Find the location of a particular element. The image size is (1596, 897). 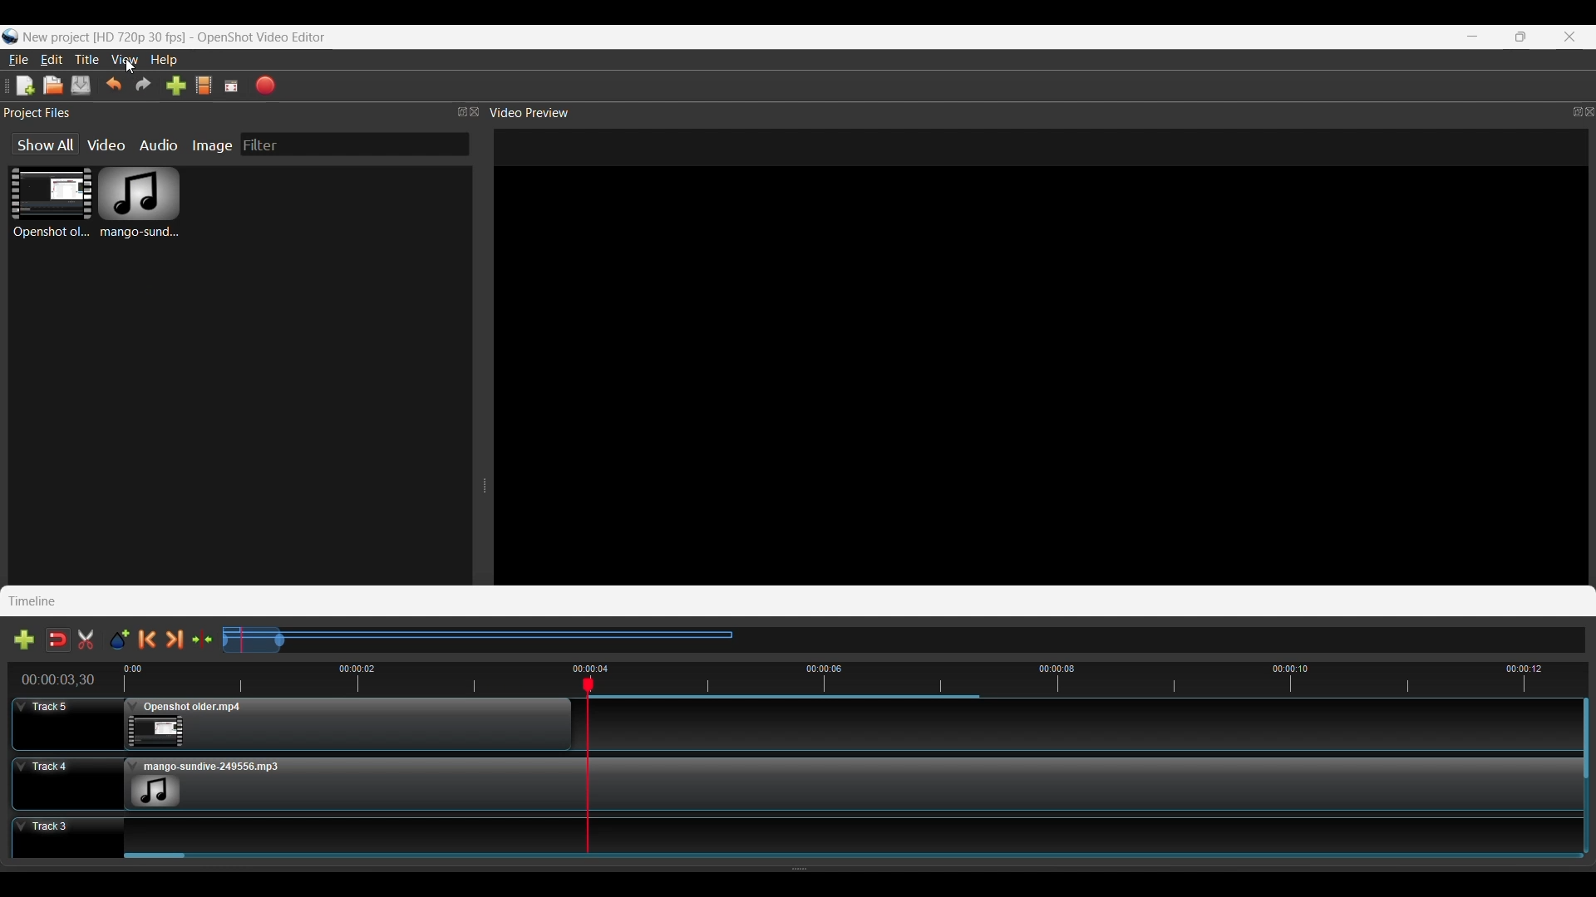

Video is located at coordinates (106, 145).